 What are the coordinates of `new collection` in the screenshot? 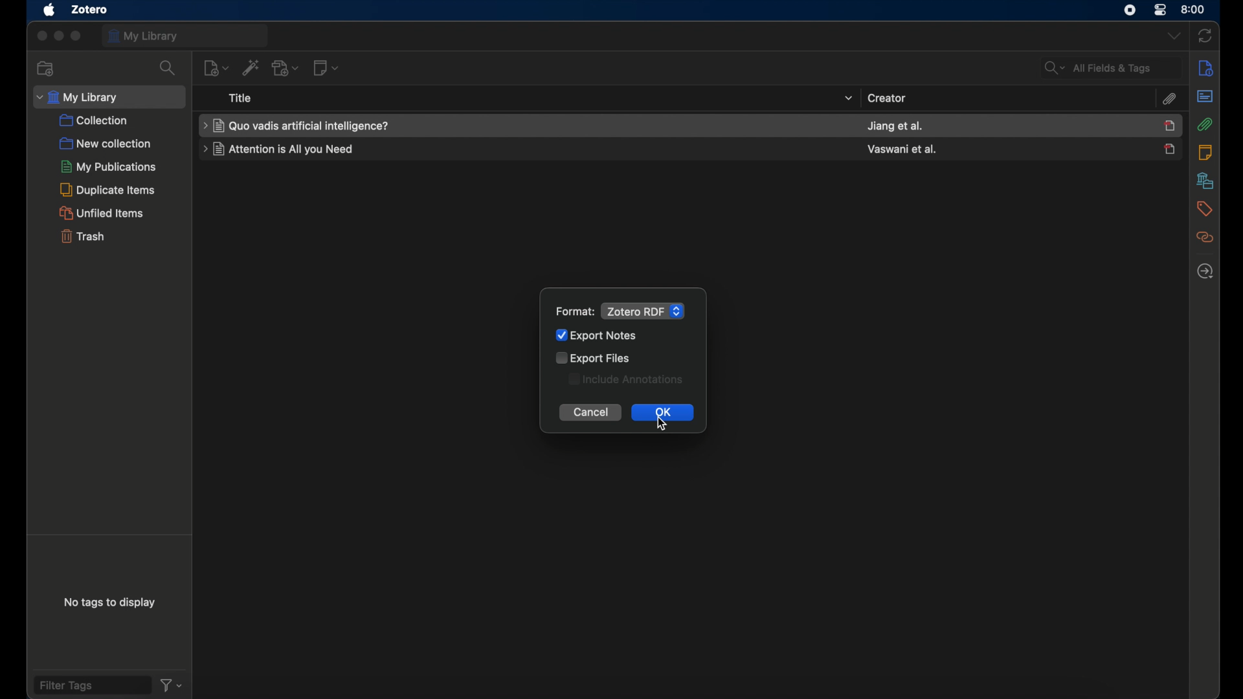 It's located at (47, 68).